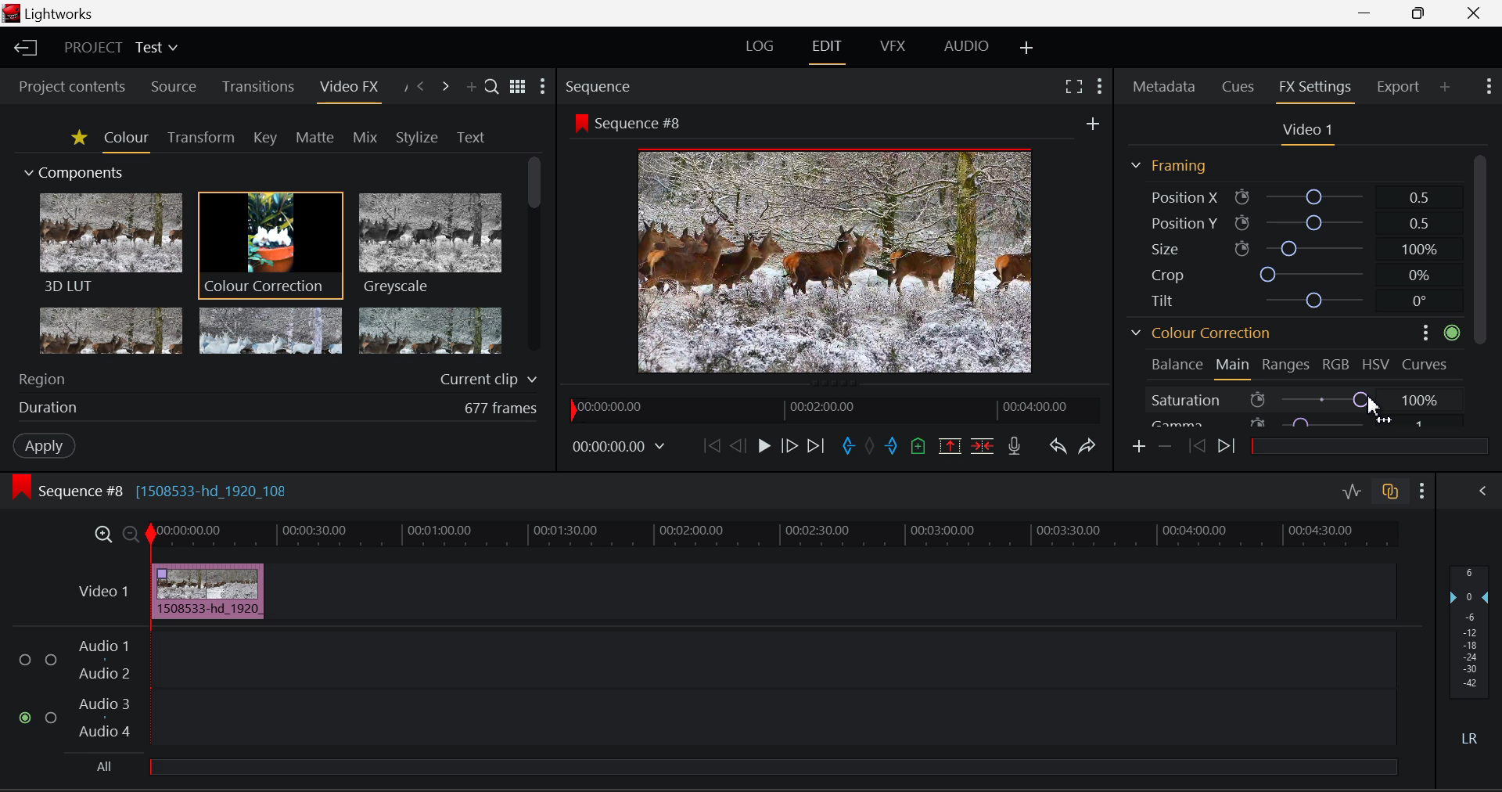 Image resolution: width=1502 pixels, height=792 pixels. I want to click on Restore Down, so click(1367, 13).